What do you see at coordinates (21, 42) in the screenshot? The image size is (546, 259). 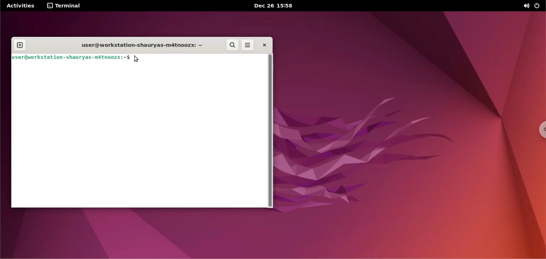 I see `new terminal tab` at bounding box center [21, 42].